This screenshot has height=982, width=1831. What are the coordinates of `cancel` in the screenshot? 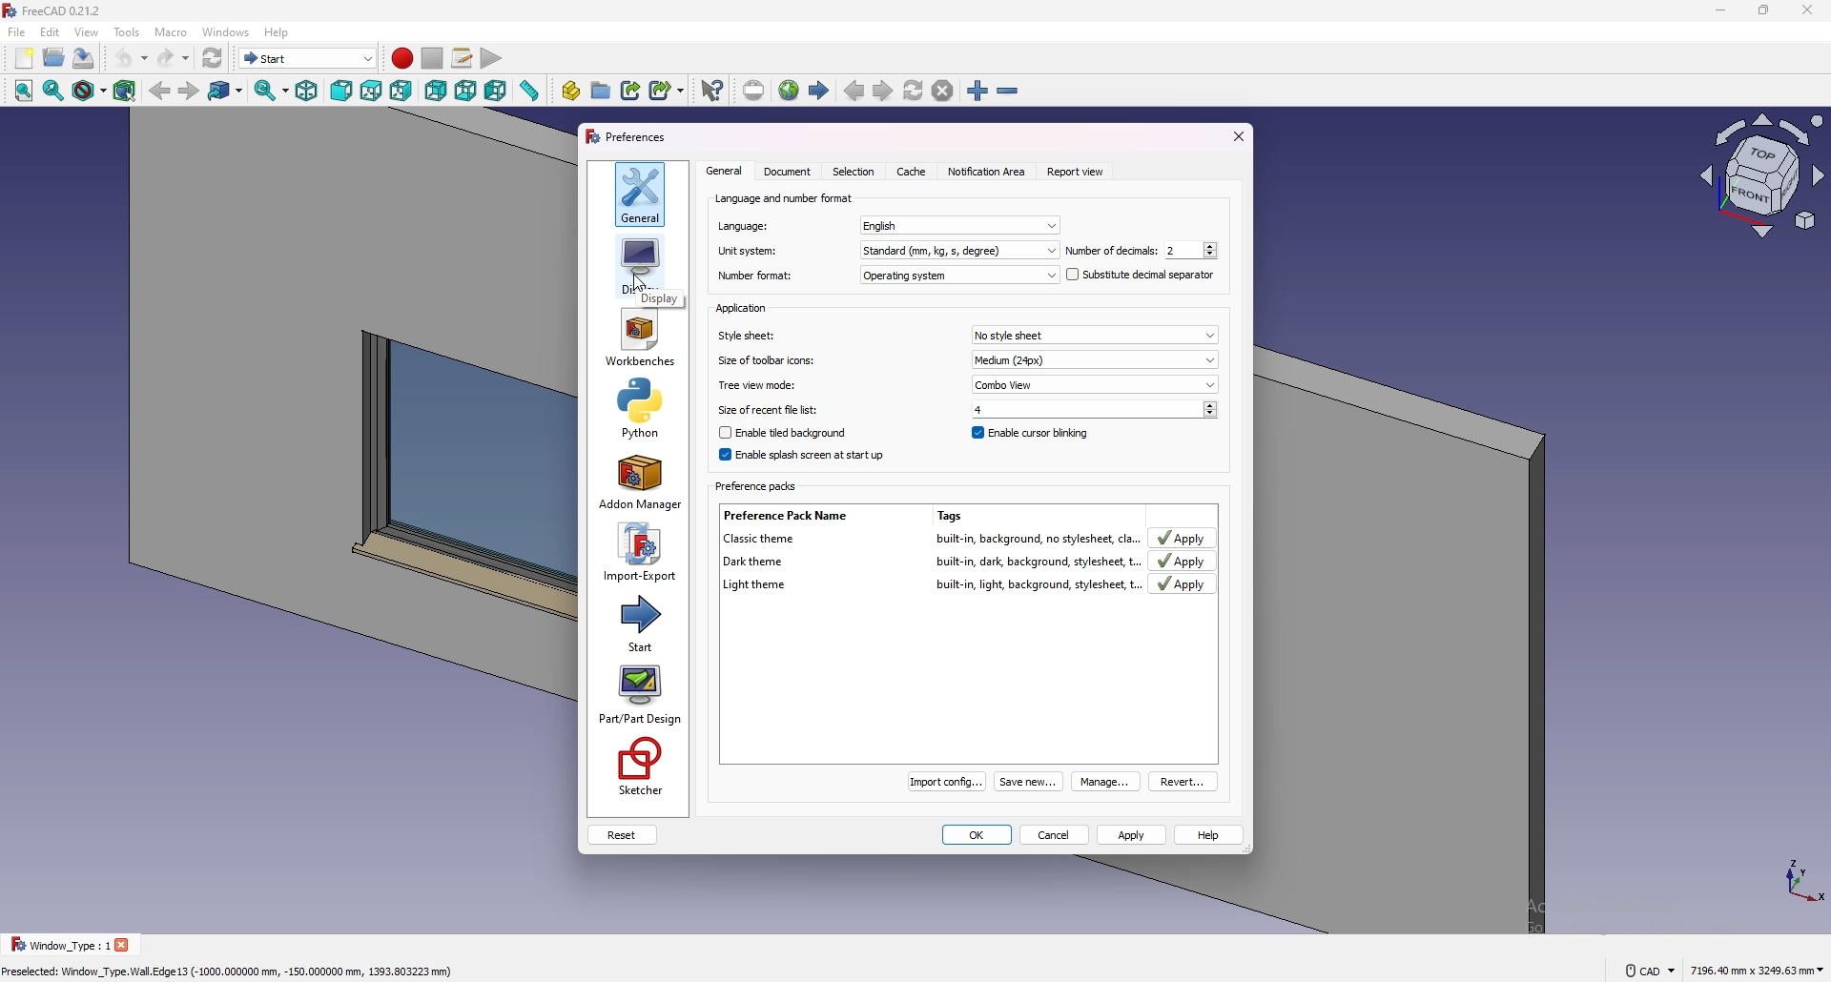 It's located at (1056, 836).